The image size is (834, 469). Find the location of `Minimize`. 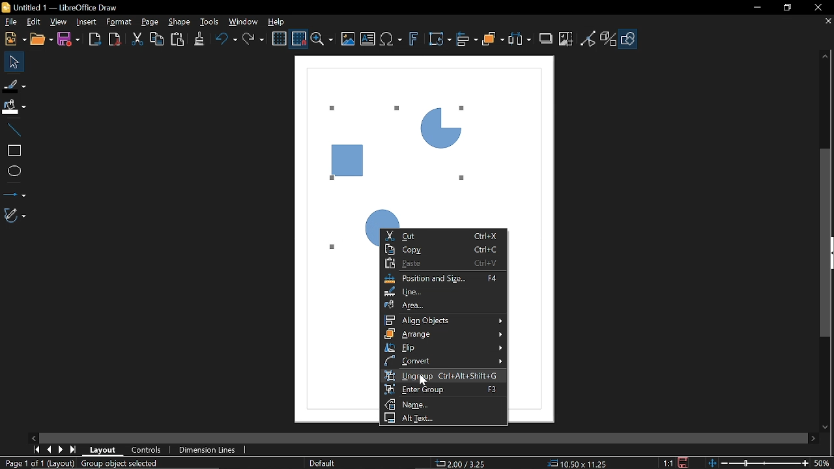

Minimize is located at coordinates (754, 8).